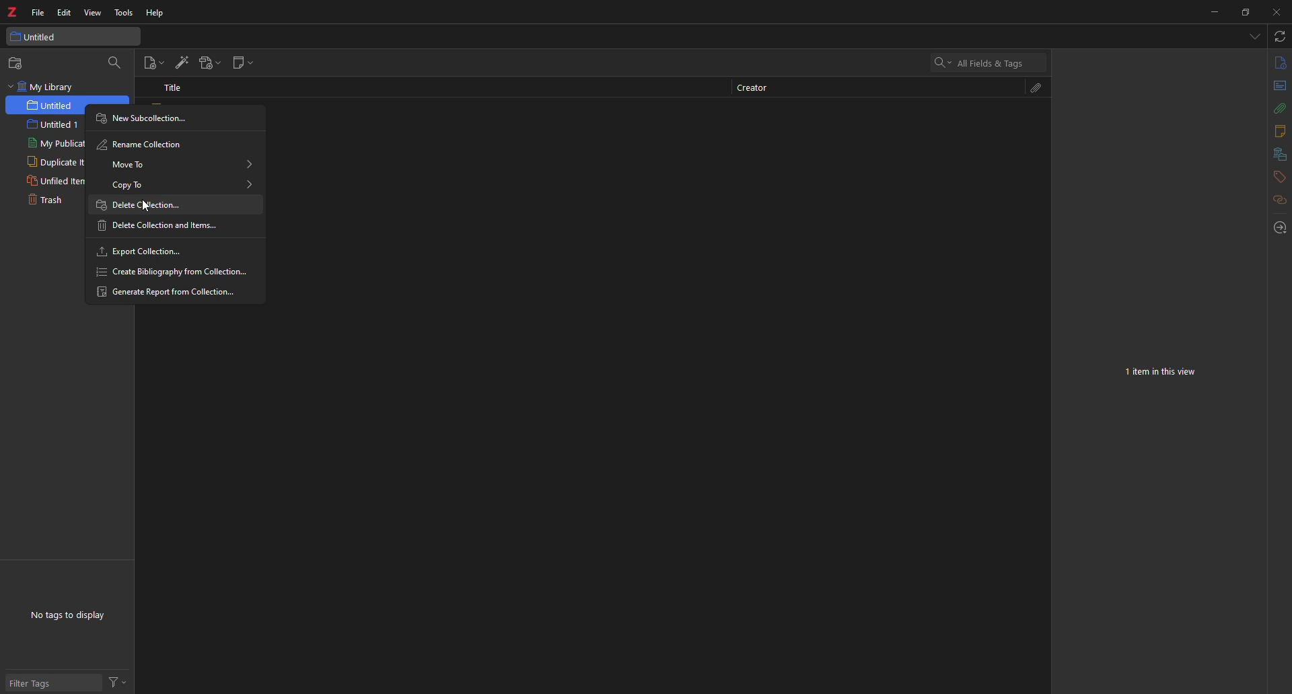  I want to click on maximize, so click(1244, 13).